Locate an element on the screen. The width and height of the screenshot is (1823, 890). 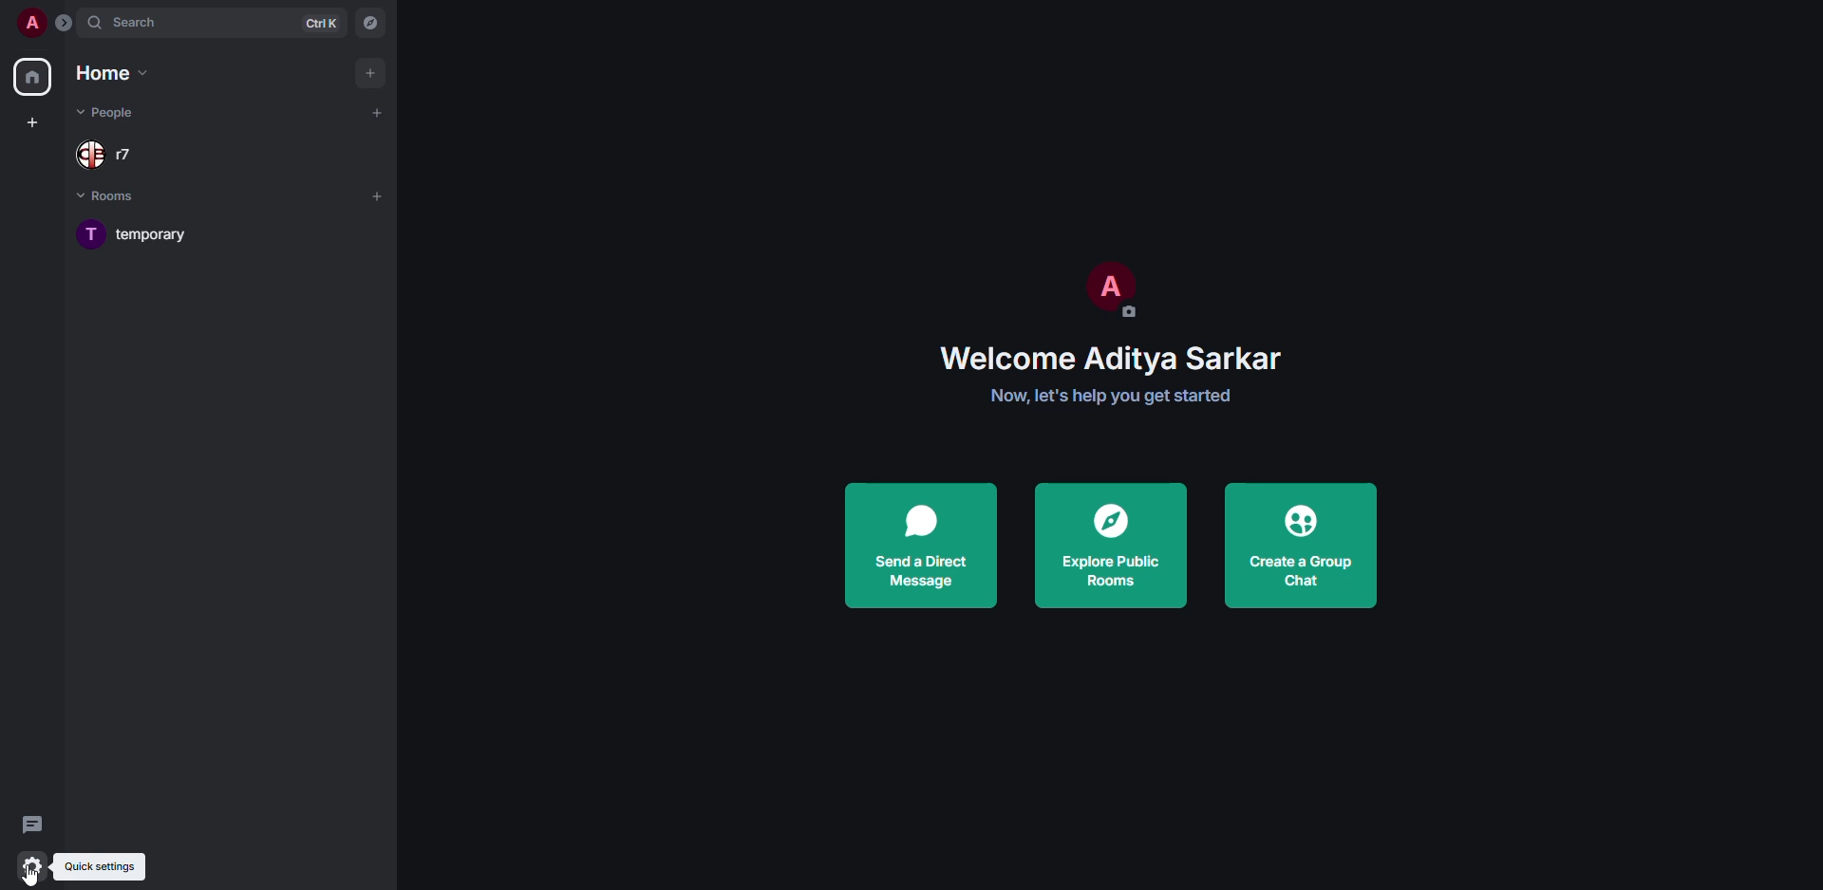
ctrl K is located at coordinates (322, 22).